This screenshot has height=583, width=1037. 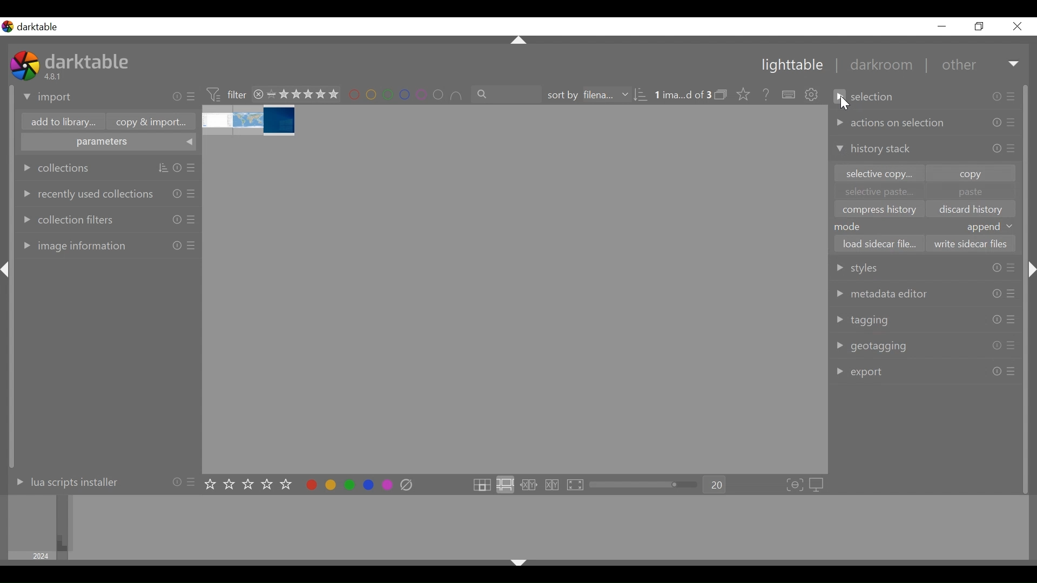 I want to click on set display profile, so click(x=818, y=485).